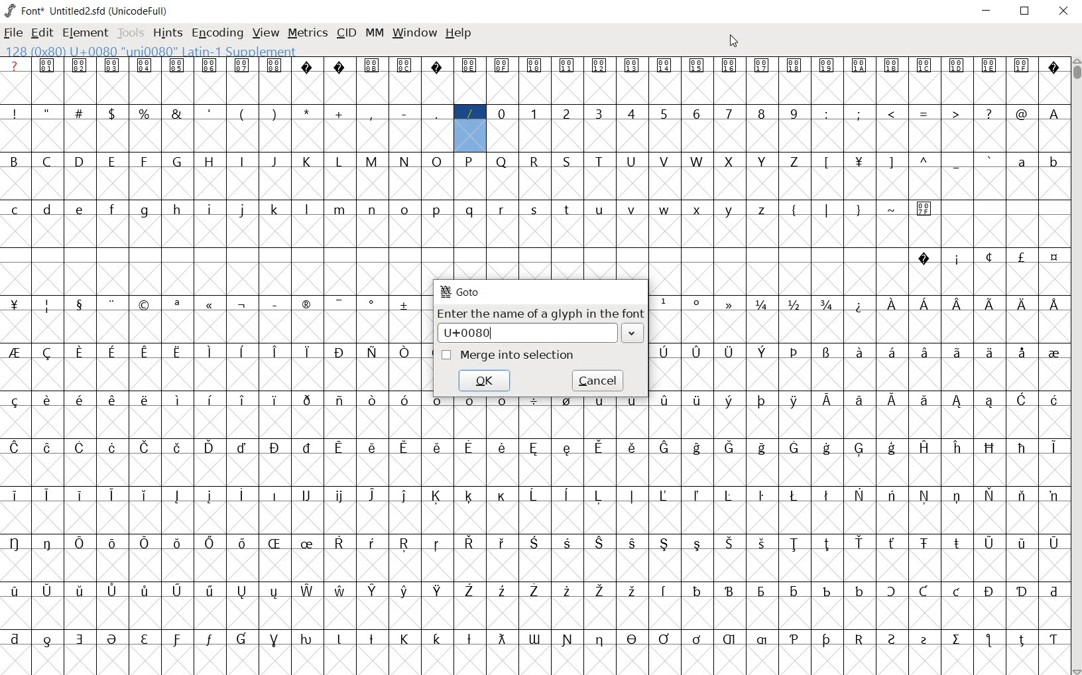 Image resolution: width=1082 pixels, height=675 pixels. What do you see at coordinates (141, 9) in the screenshot?
I see `Encoding` at bounding box center [141, 9].